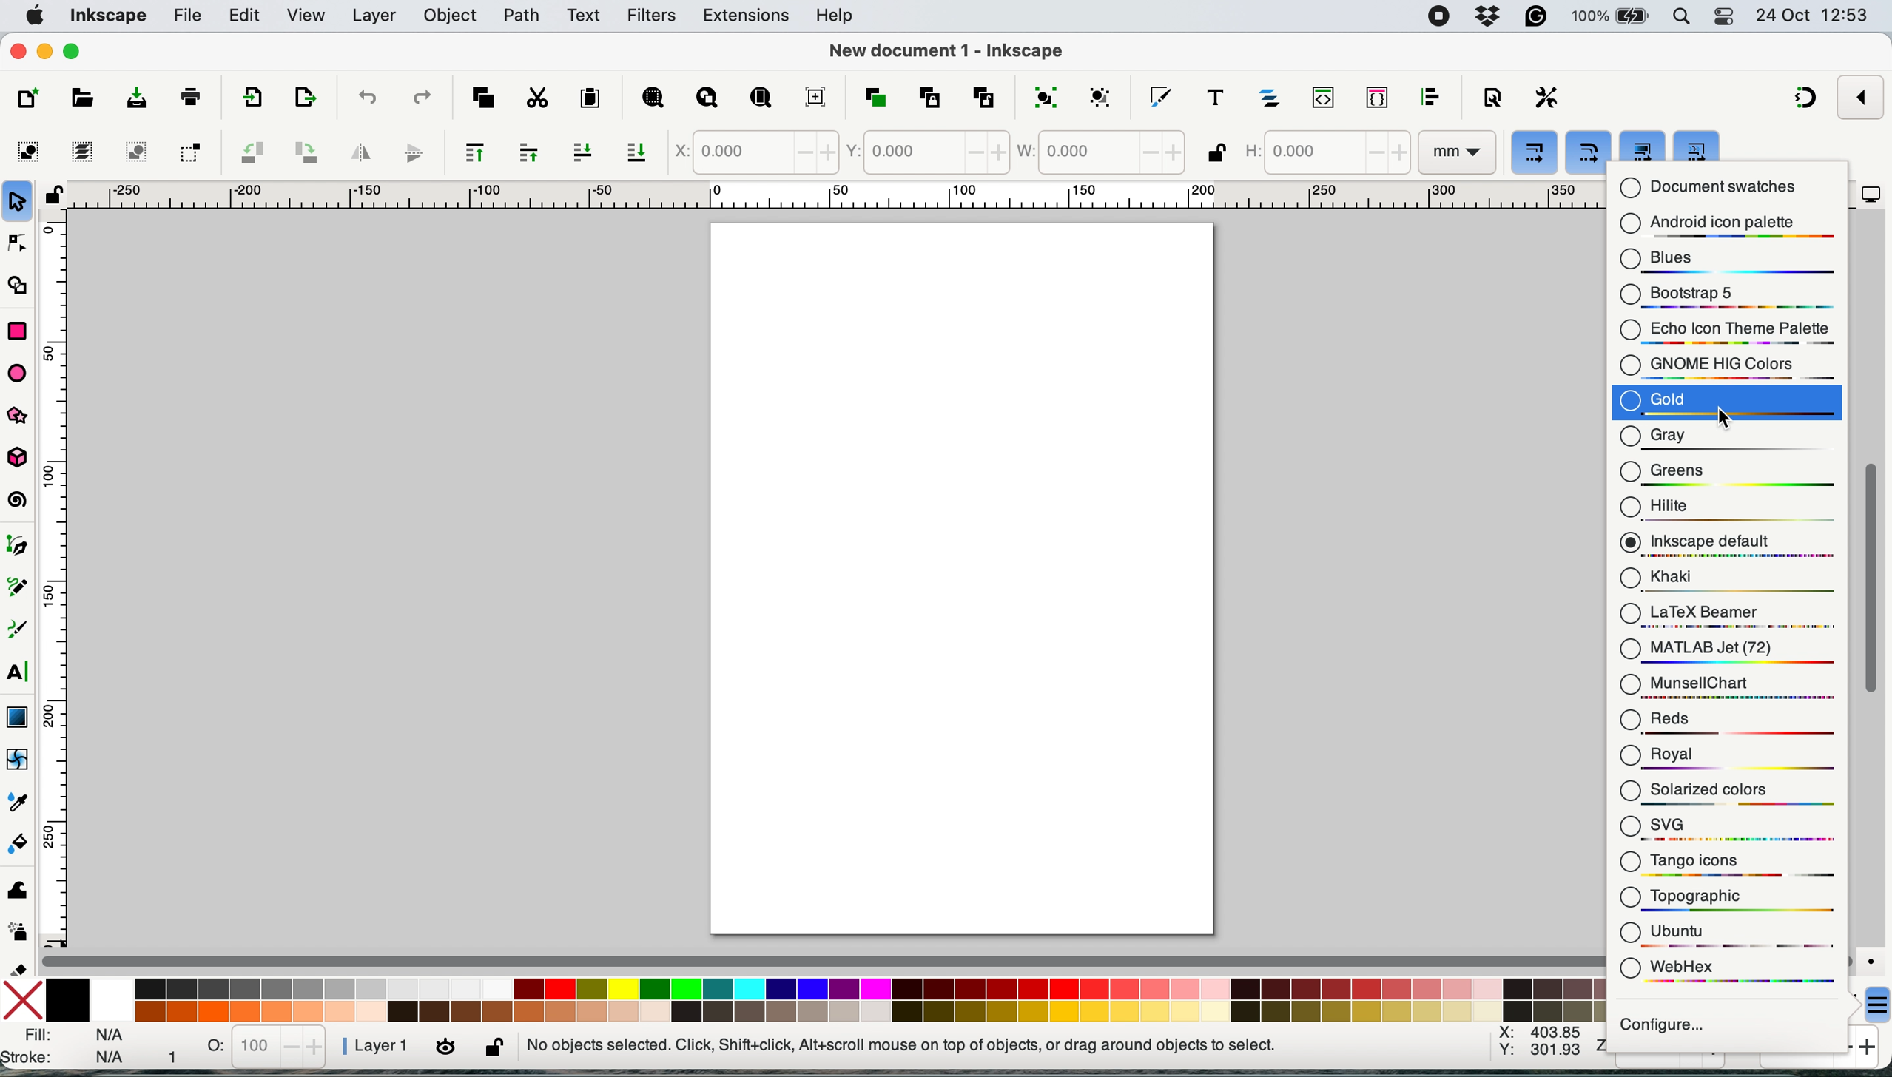  Describe the element at coordinates (929, 152) in the screenshot. I see `y coordinate` at that location.